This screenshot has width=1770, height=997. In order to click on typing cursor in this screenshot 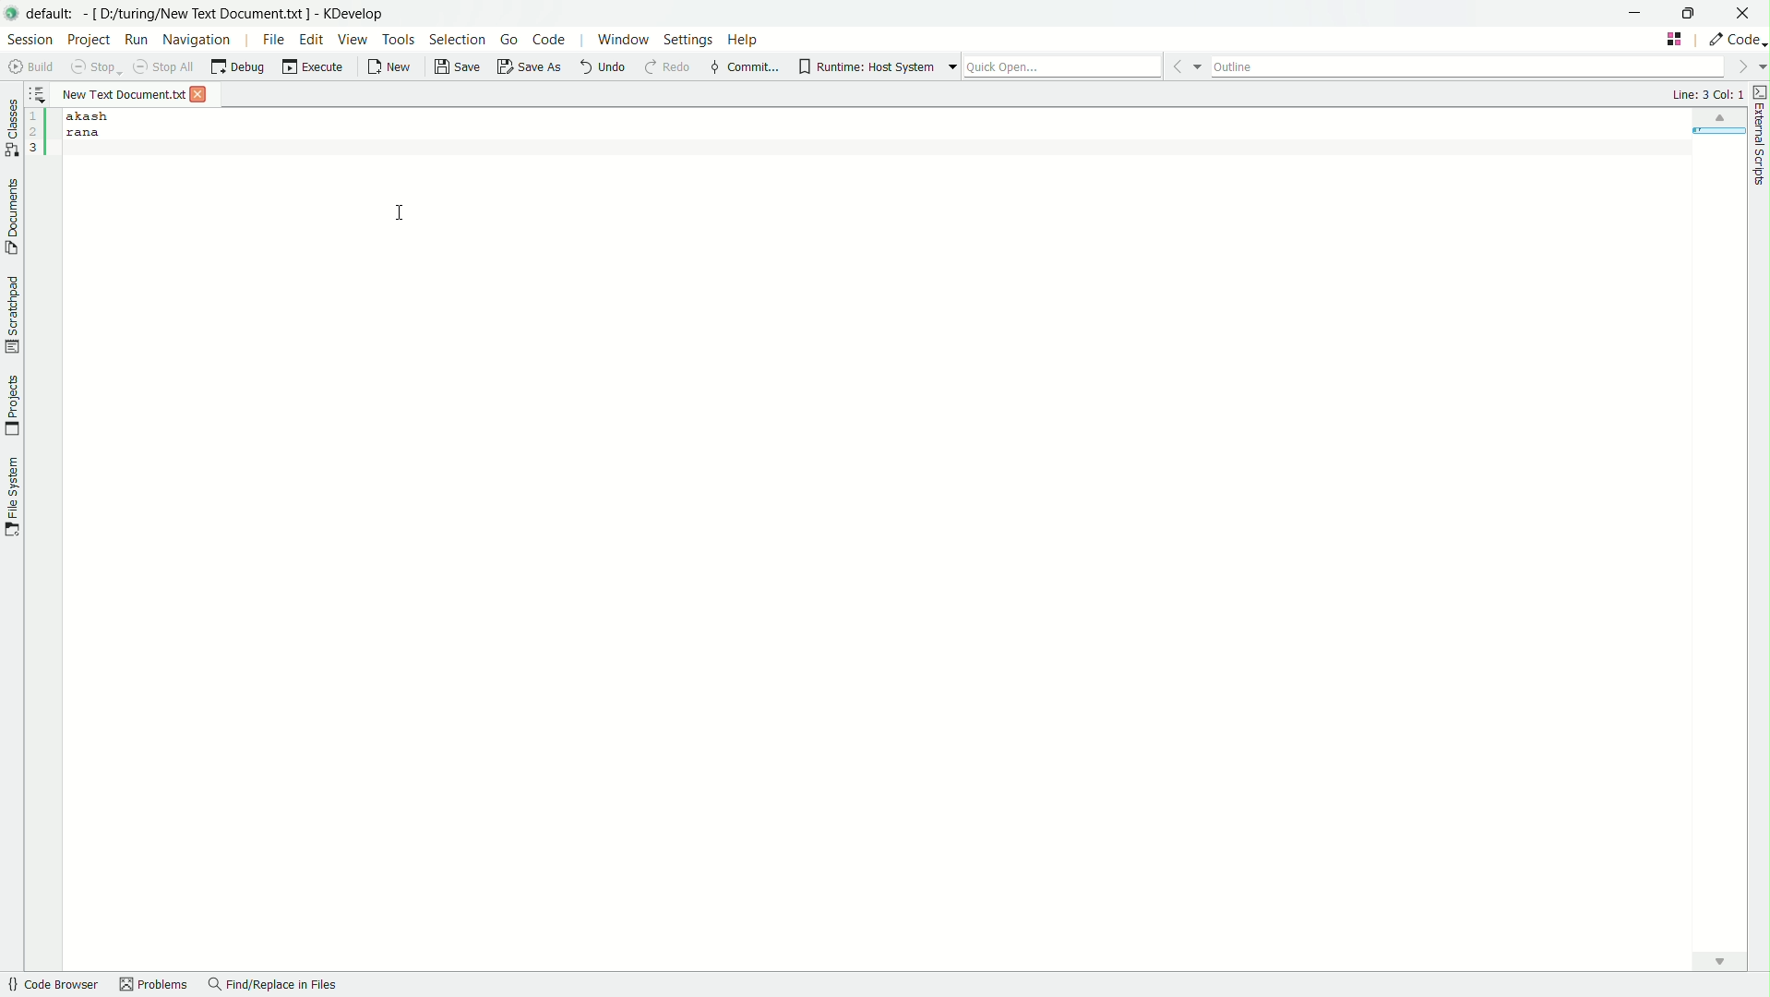, I will do `click(401, 213)`.